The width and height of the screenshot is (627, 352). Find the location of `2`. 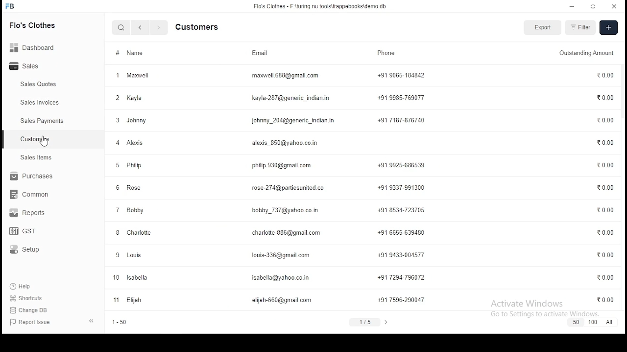

2 is located at coordinates (117, 98).